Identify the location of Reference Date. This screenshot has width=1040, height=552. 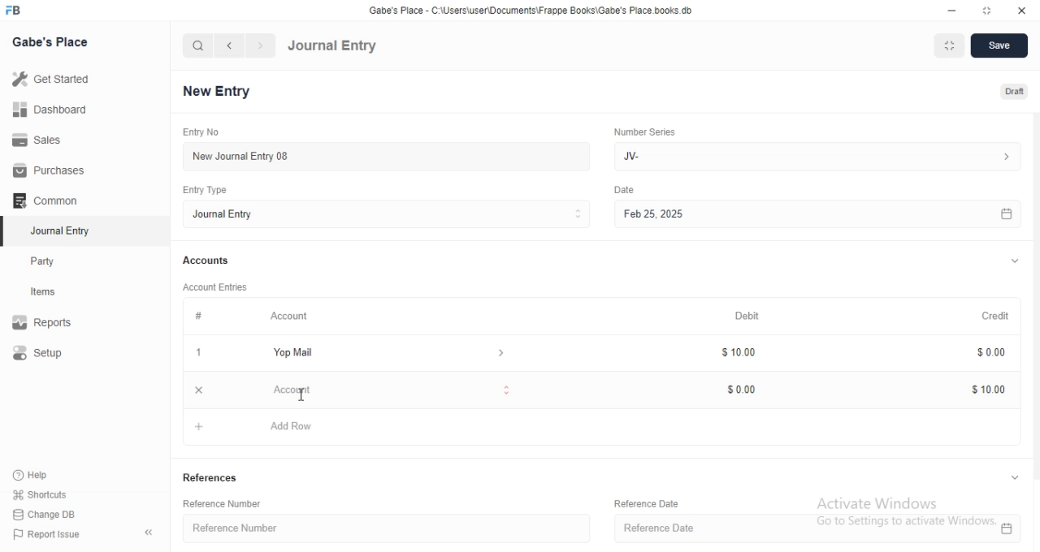
(816, 526).